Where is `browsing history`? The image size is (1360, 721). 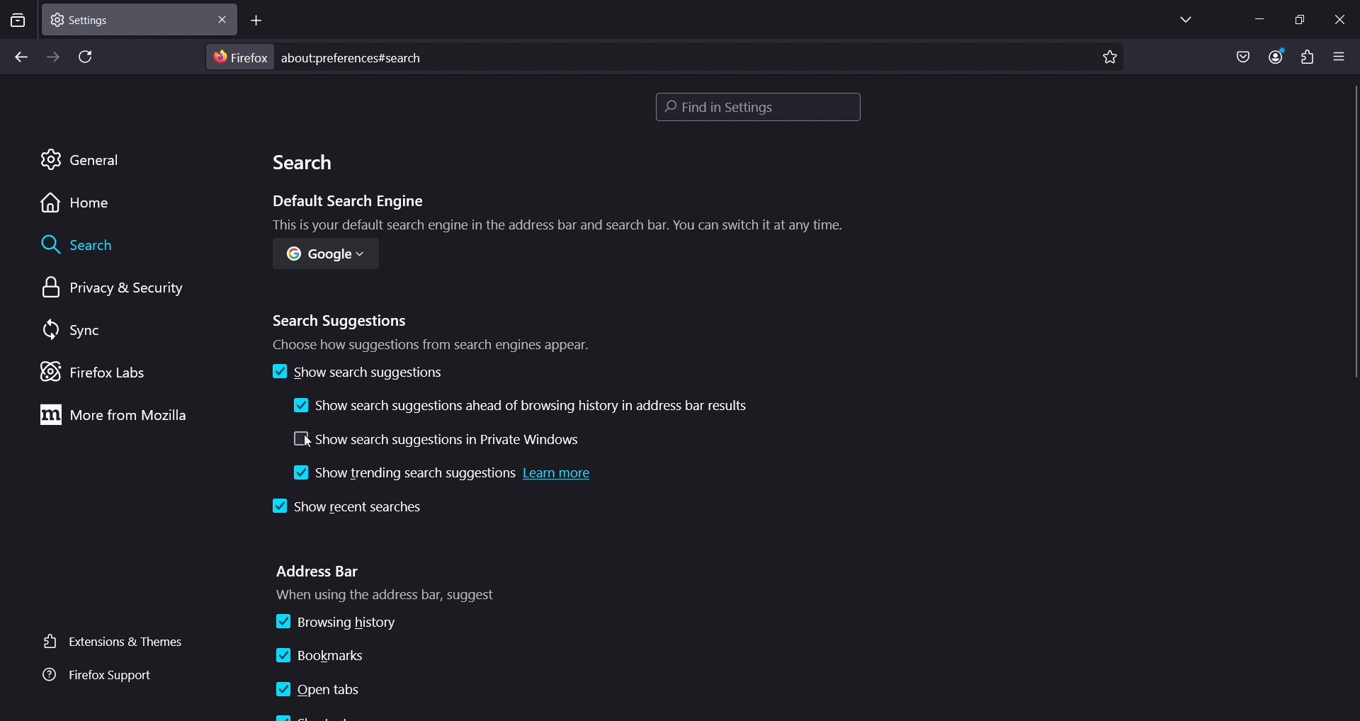 browsing history is located at coordinates (340, 623).